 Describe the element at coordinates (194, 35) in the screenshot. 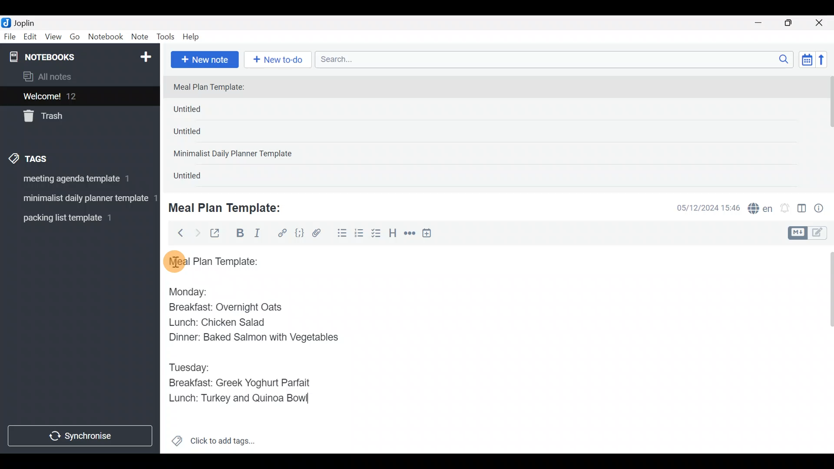

I see `Help` at that location.